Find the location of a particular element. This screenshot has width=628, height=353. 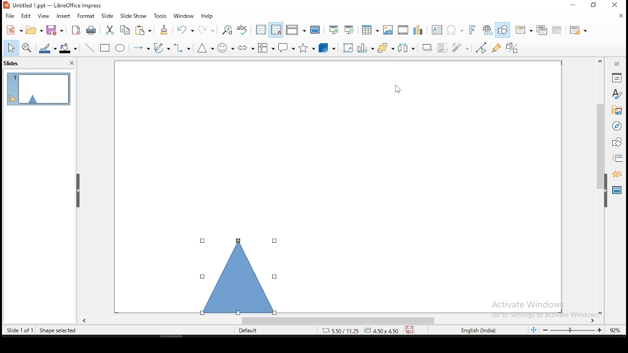

6.9 / -0.26 is located at coordinates (339, 331).